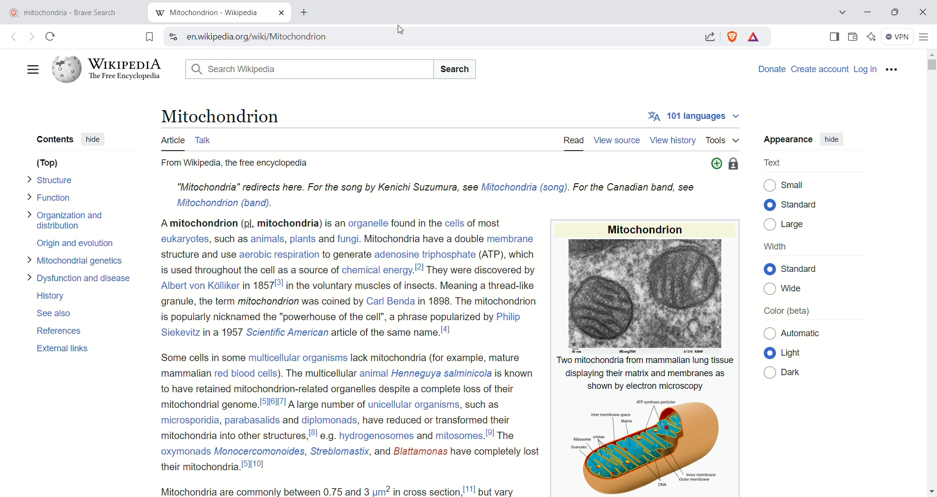 The width and height of the screenshot is (937, 497). I want to click on Toggle off, so click(769, 334).